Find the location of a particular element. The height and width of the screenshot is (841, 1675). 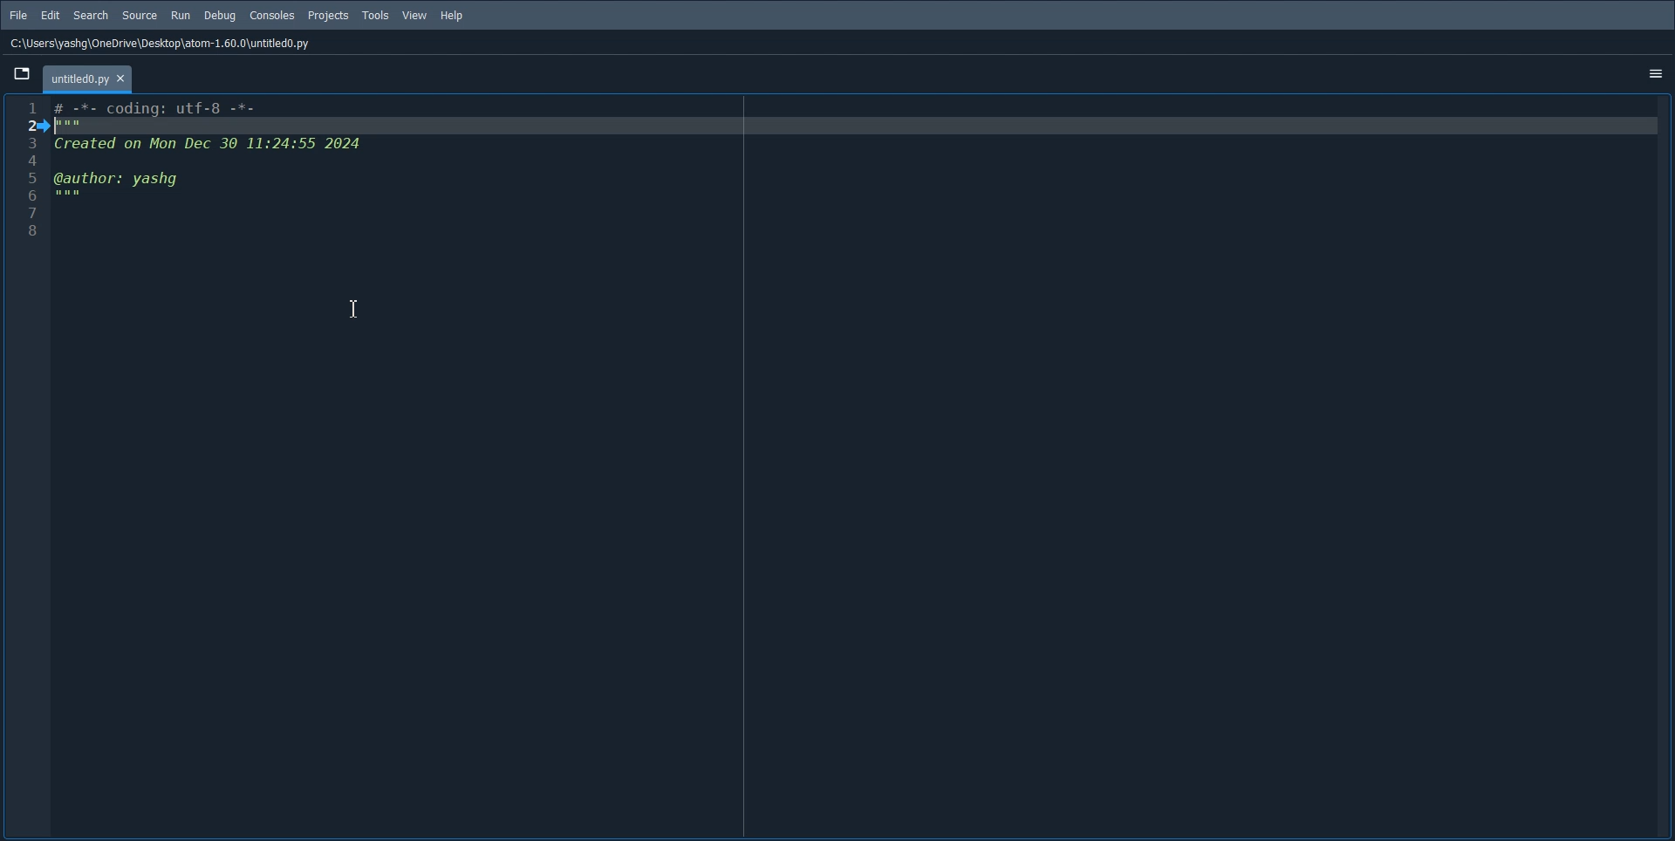

Debug is located at coordinates (219, 16).